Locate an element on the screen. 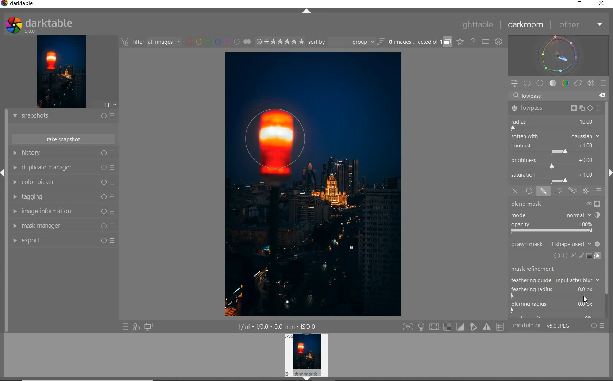  QUICK ACCESS FOR APPLYING ANY OF YOUR STYLES is located at coordinates (136, 327).